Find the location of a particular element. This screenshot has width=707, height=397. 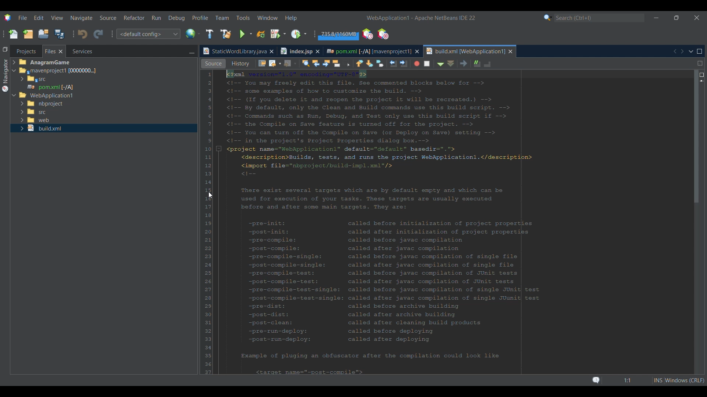

Undo is located at coordinates (82, 34).